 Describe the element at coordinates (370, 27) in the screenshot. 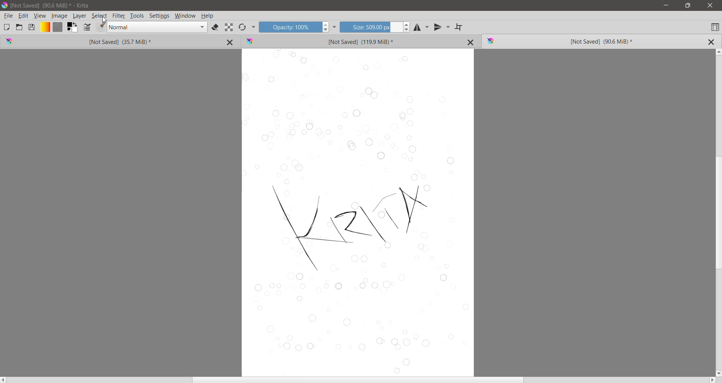

I see `Size input ` at that location.